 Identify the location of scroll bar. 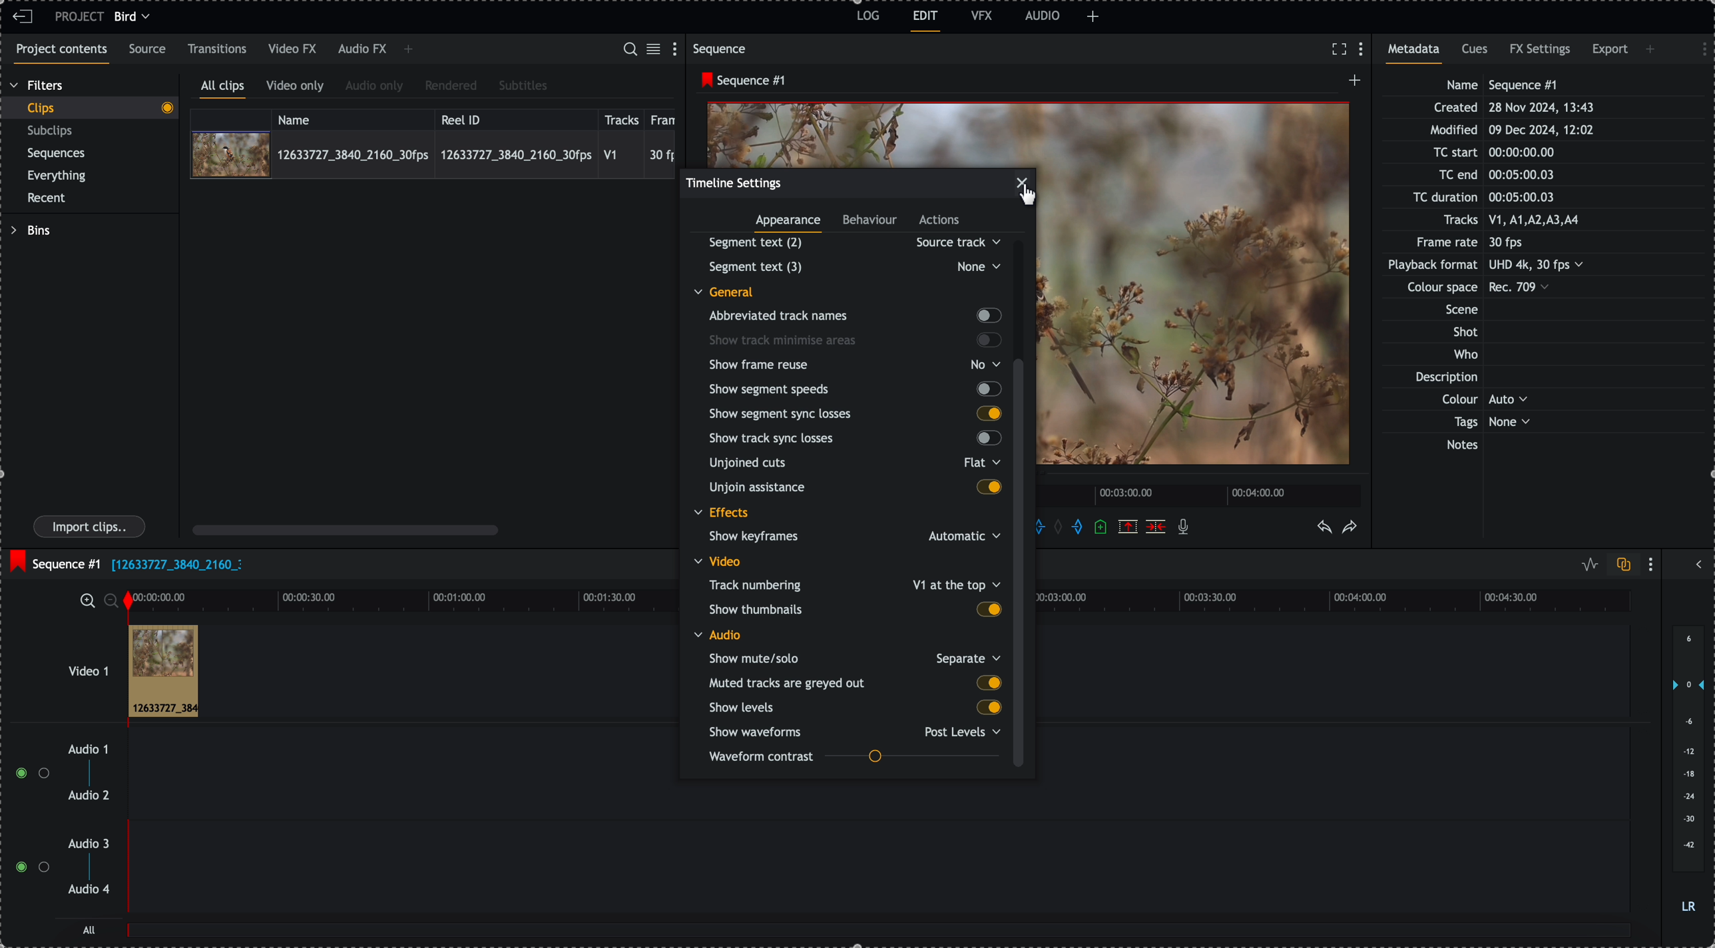
(346, 529).